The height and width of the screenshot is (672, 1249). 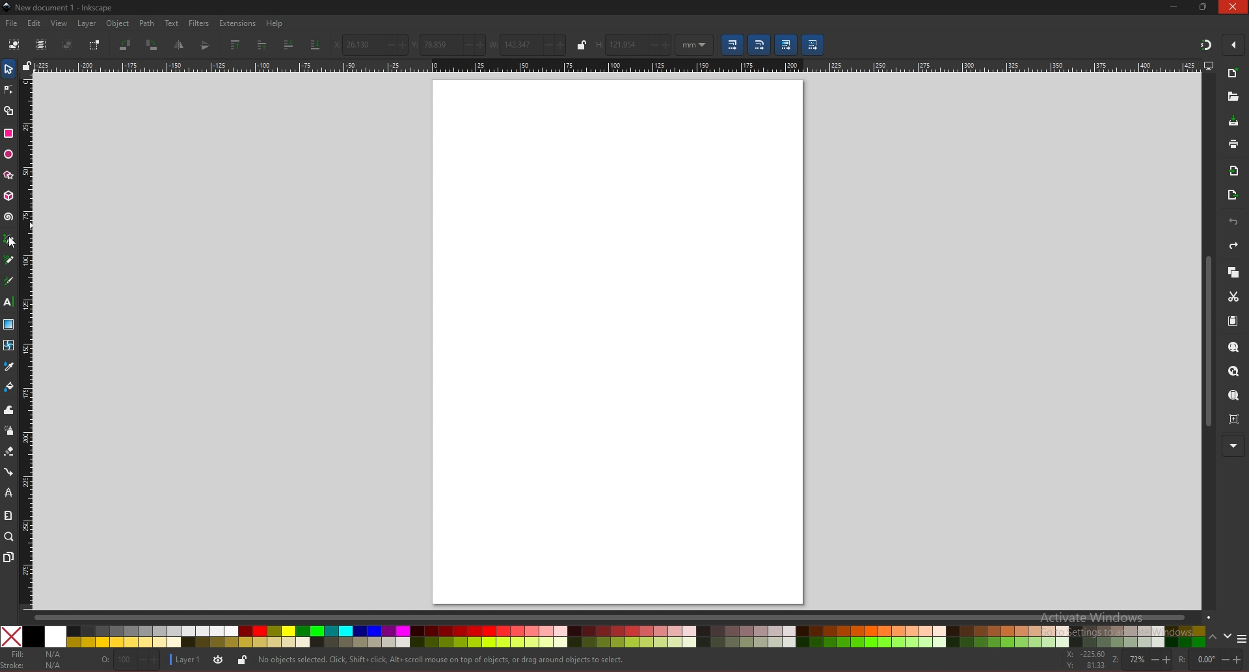 What do you see at coordinates (148, 23) in the screenshot?
I see `path` at bounding box center [148, 23].